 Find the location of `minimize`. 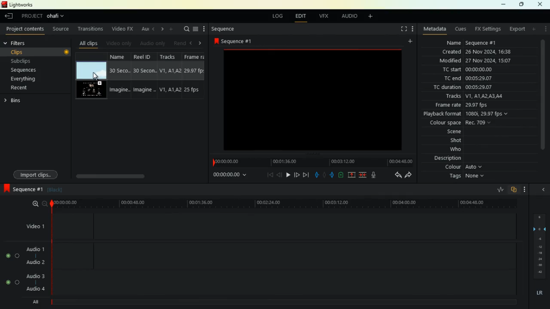

minimize is located at coordinates (504, 5).